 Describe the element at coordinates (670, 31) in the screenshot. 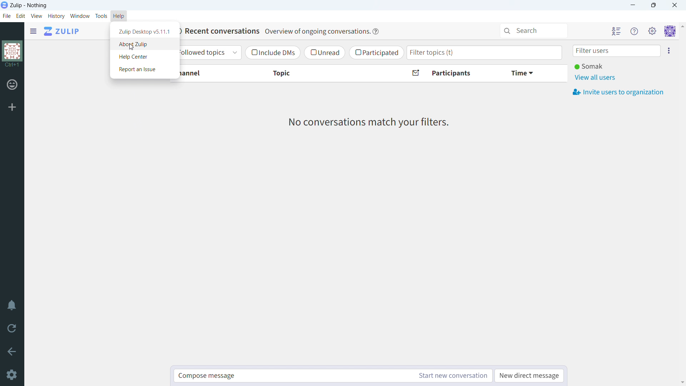

I see `personal menu` at that location.